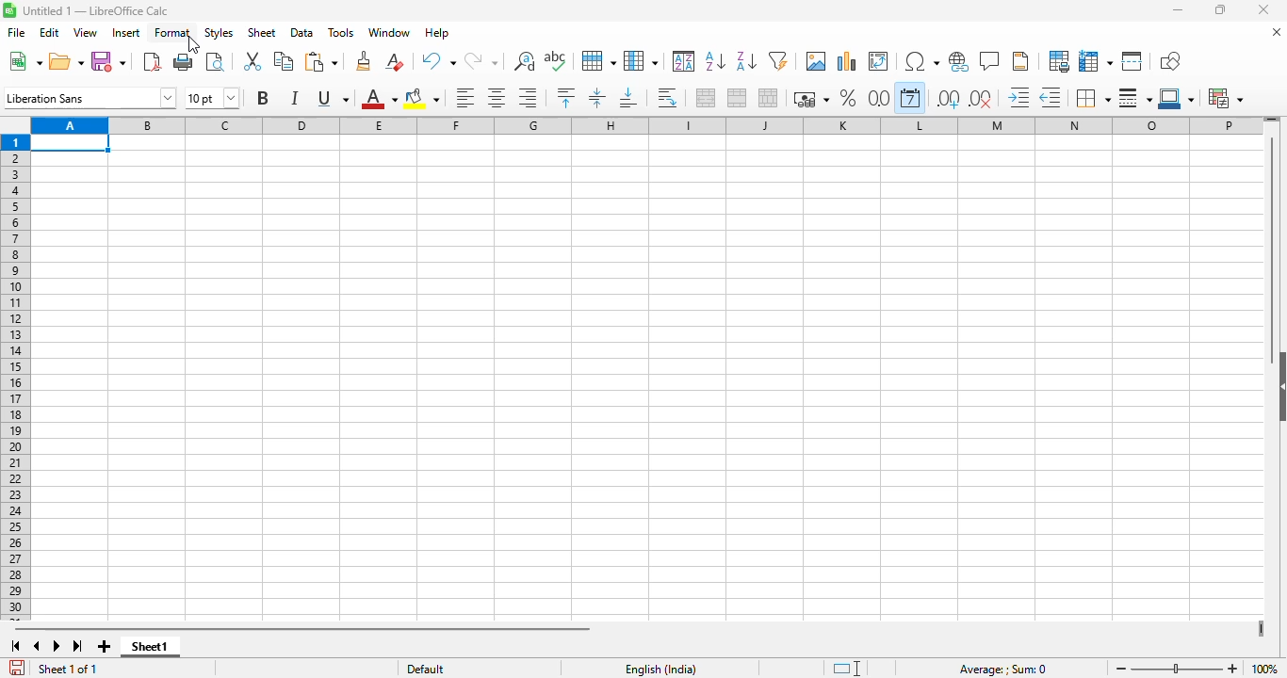 The width and height of the screenshot is (1287, 678). I want to click on format as percent, so click(849, 98).